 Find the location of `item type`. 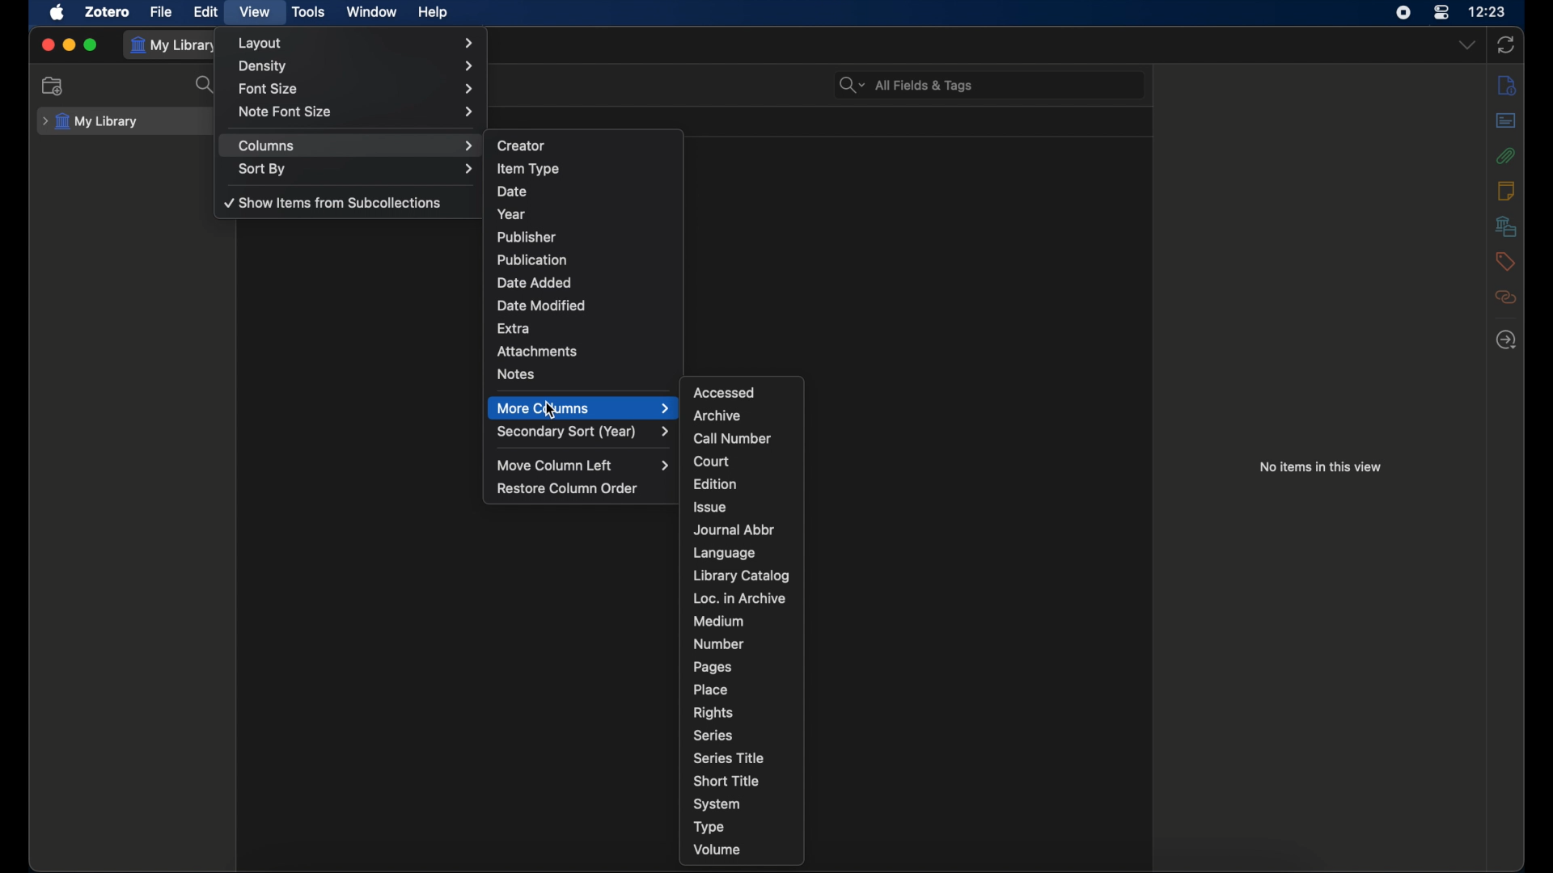

item type is located at coordinates (529, 170).